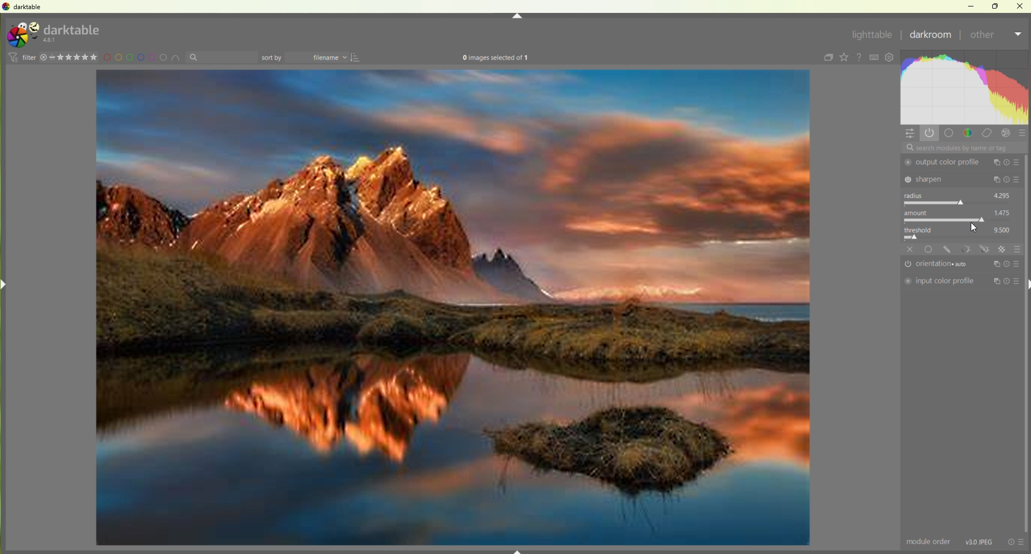 This screenshot has width=1031, height=554. Describe the element at coordinates (1003, 229) in the screenshot. I see `value` at that location.